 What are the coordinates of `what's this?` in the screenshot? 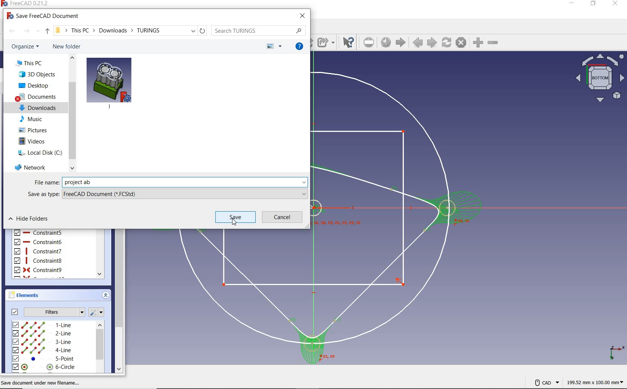 It's located at (348, 42).